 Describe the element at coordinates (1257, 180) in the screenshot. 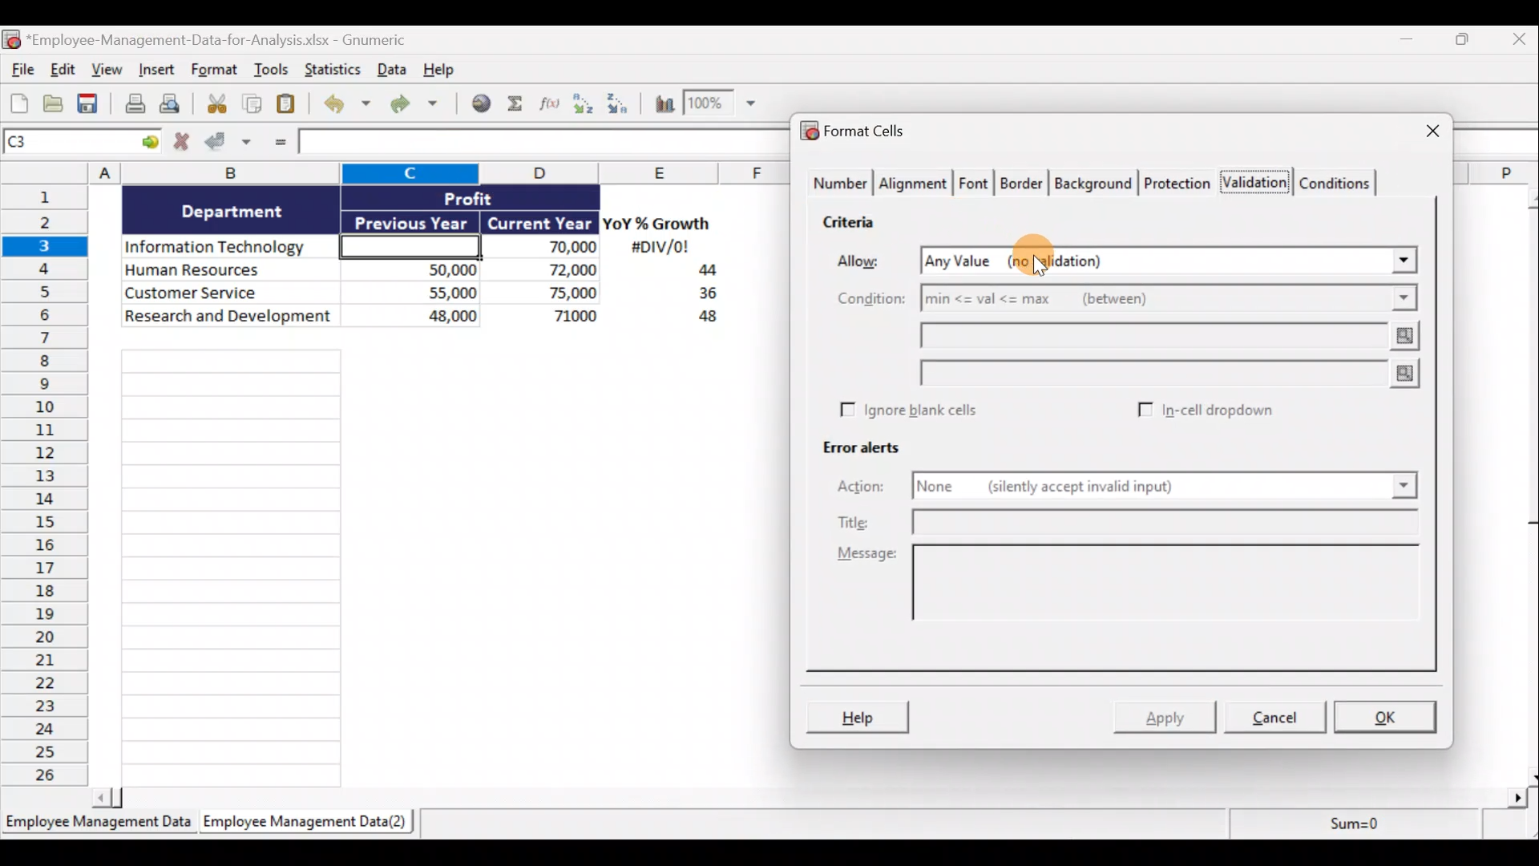

I see `Validation` at that location.